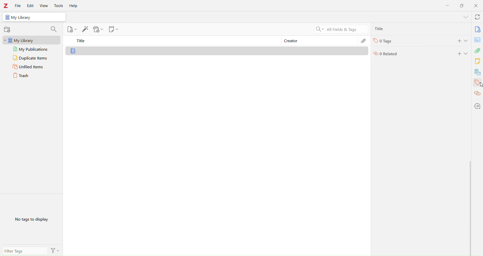 Image resolution: width=483 pixels, height=256 pixels. I want to click on Duplicate, so click(463, 6).